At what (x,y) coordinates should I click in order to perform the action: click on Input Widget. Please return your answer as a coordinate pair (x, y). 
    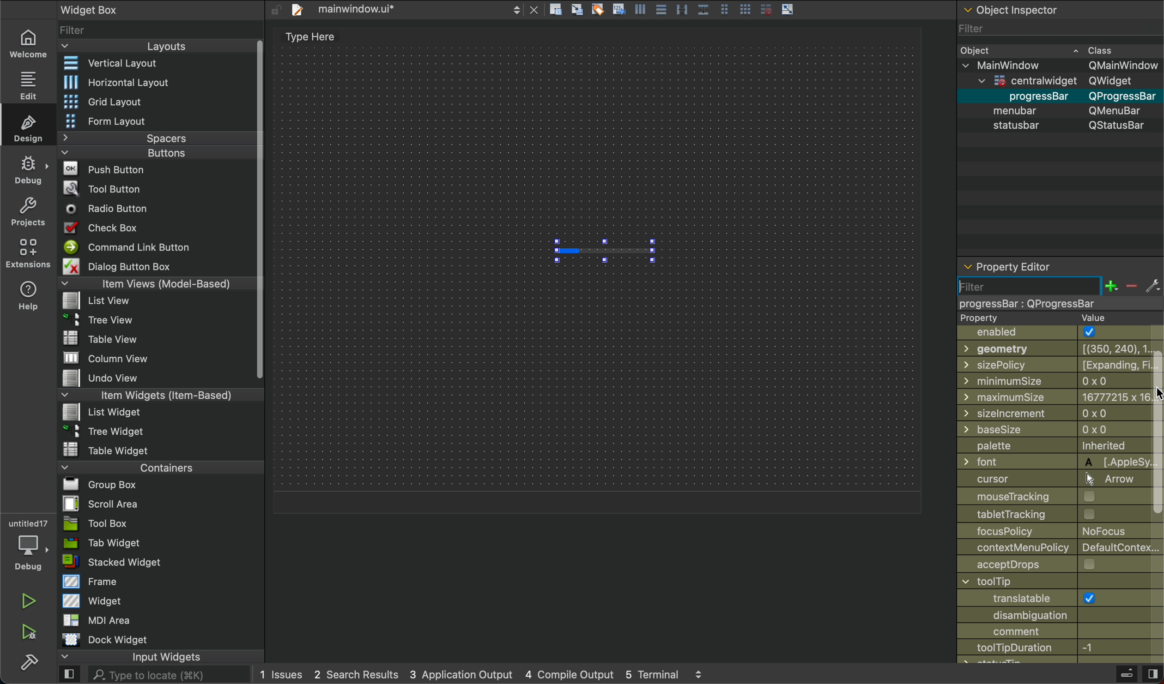
    Looking at the image, I should click on (130, 657).